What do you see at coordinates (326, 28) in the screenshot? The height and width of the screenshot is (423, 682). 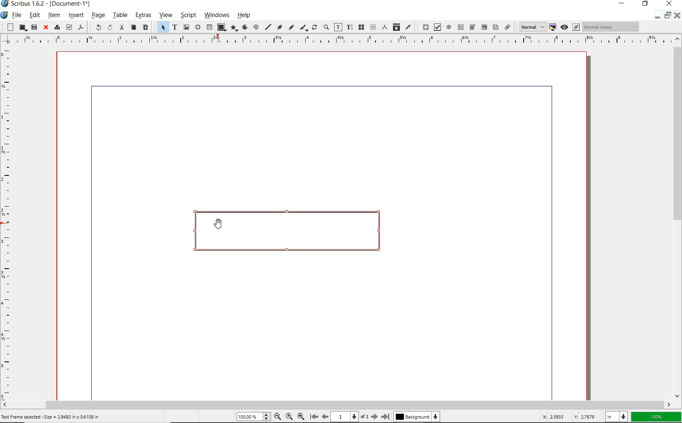 I see `zoom in or zoom out` at bounding box center [326, 28].